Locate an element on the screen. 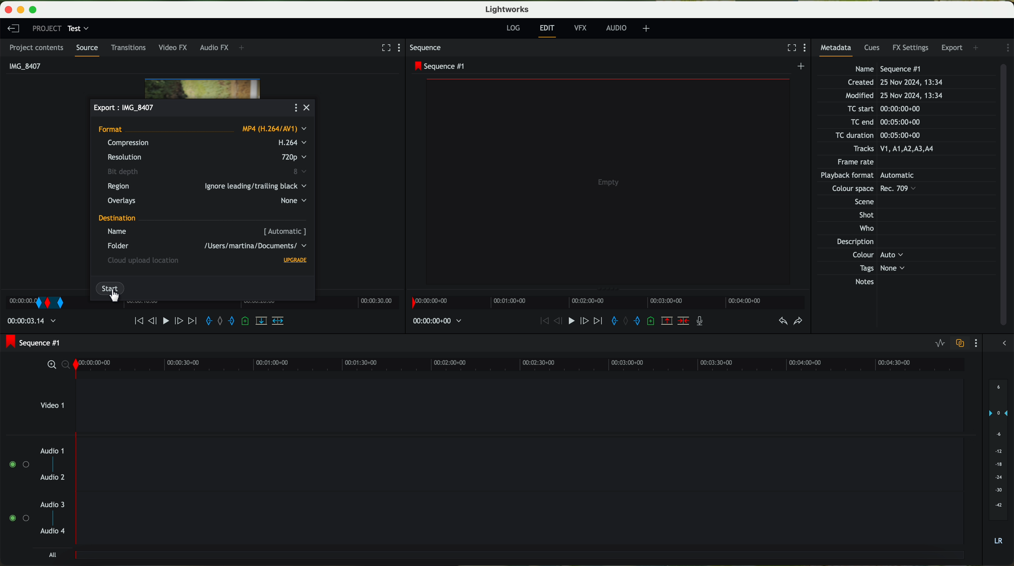  Description is located at coordinates (864, 242).